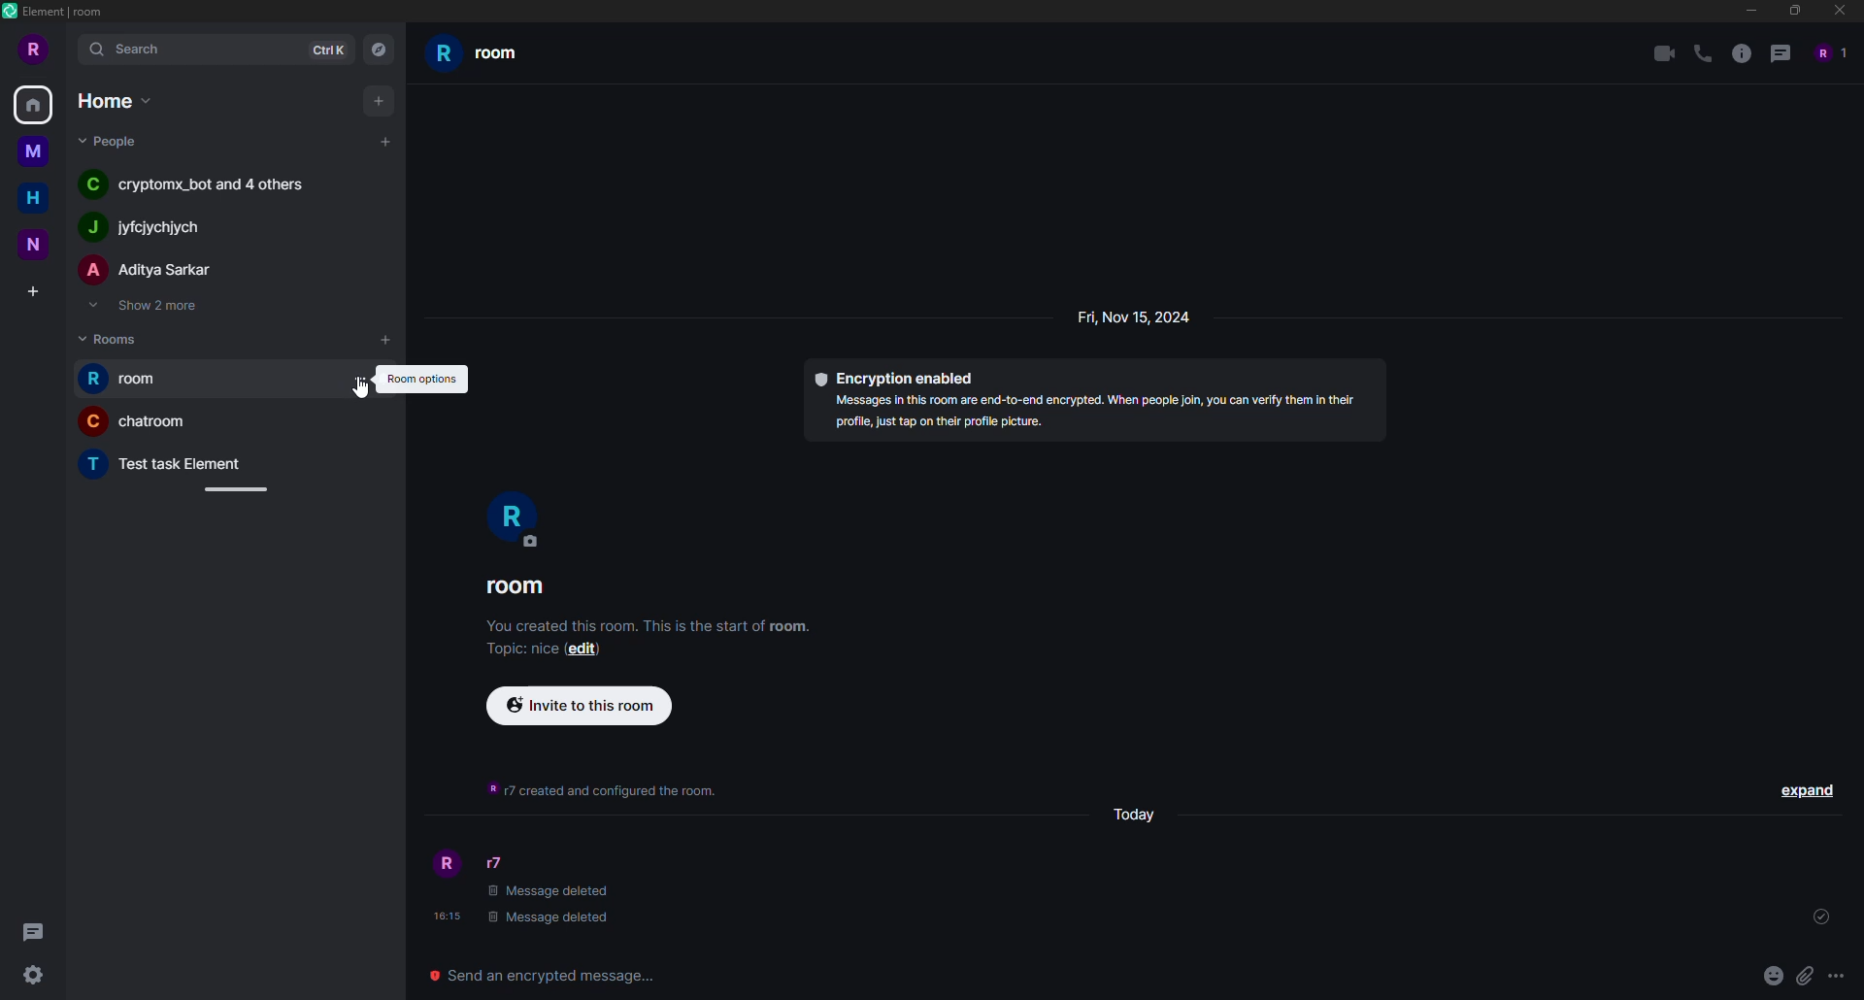 The height and width of the screenshot is (1000, 1864). Describe the element at coordinates (383, 50) in the screenshot. I see `navigator` at that location.